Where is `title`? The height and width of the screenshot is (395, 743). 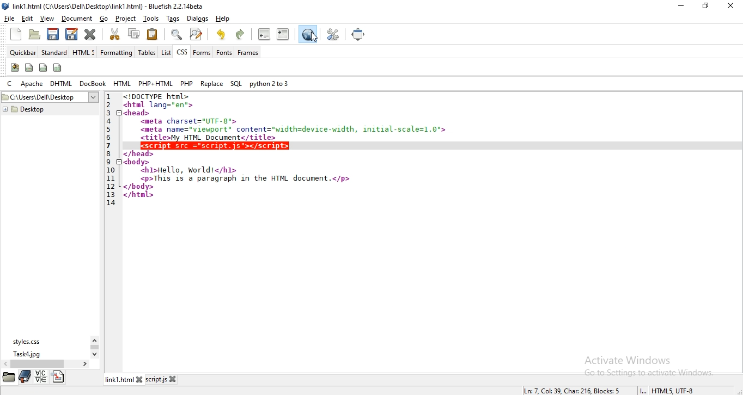
title is located at coordinates (110, 6).